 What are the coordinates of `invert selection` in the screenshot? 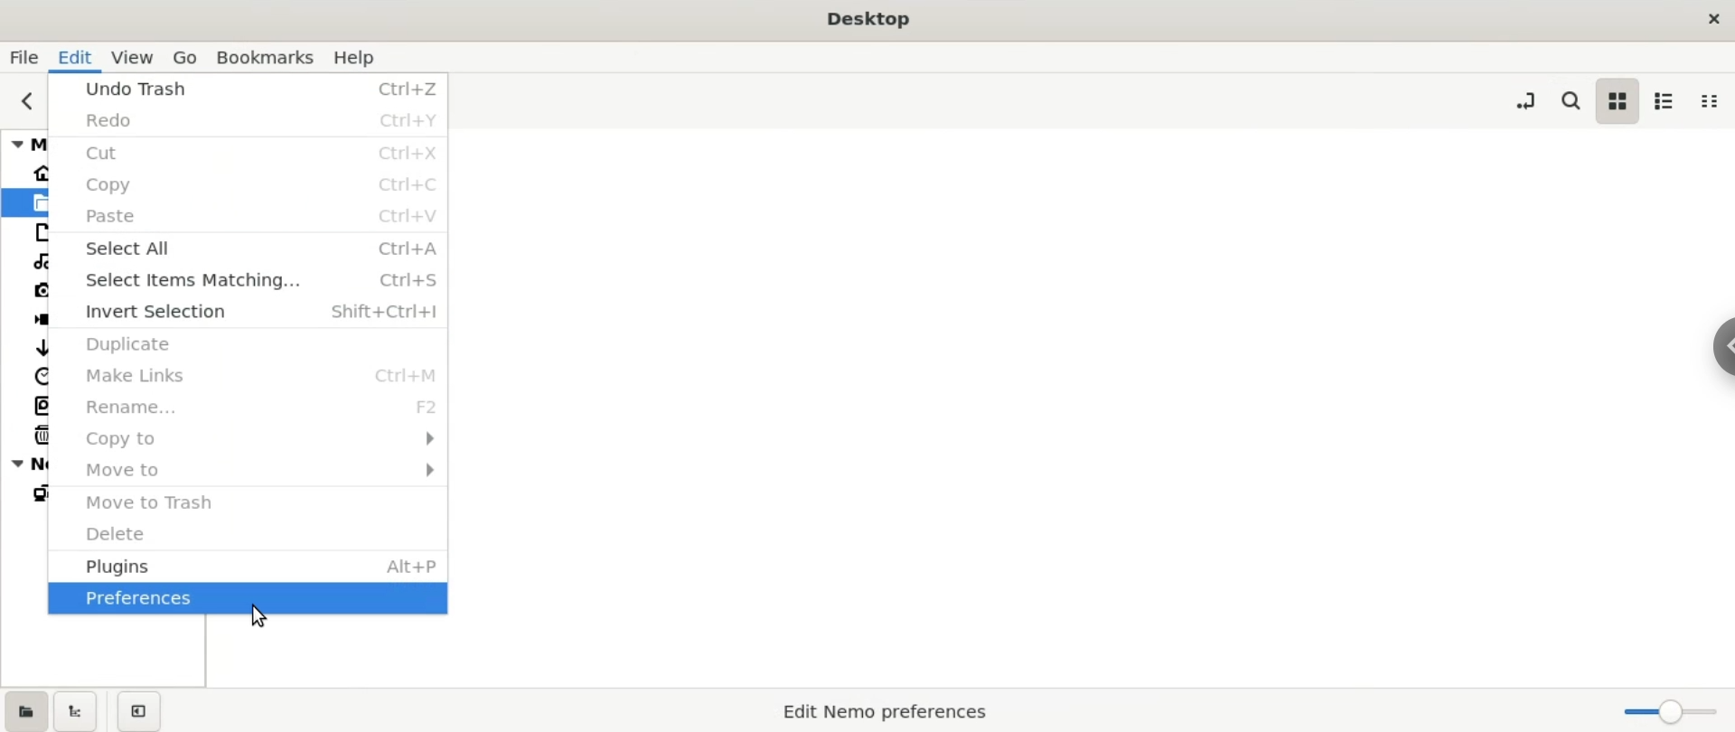 It's located at (252, 310).